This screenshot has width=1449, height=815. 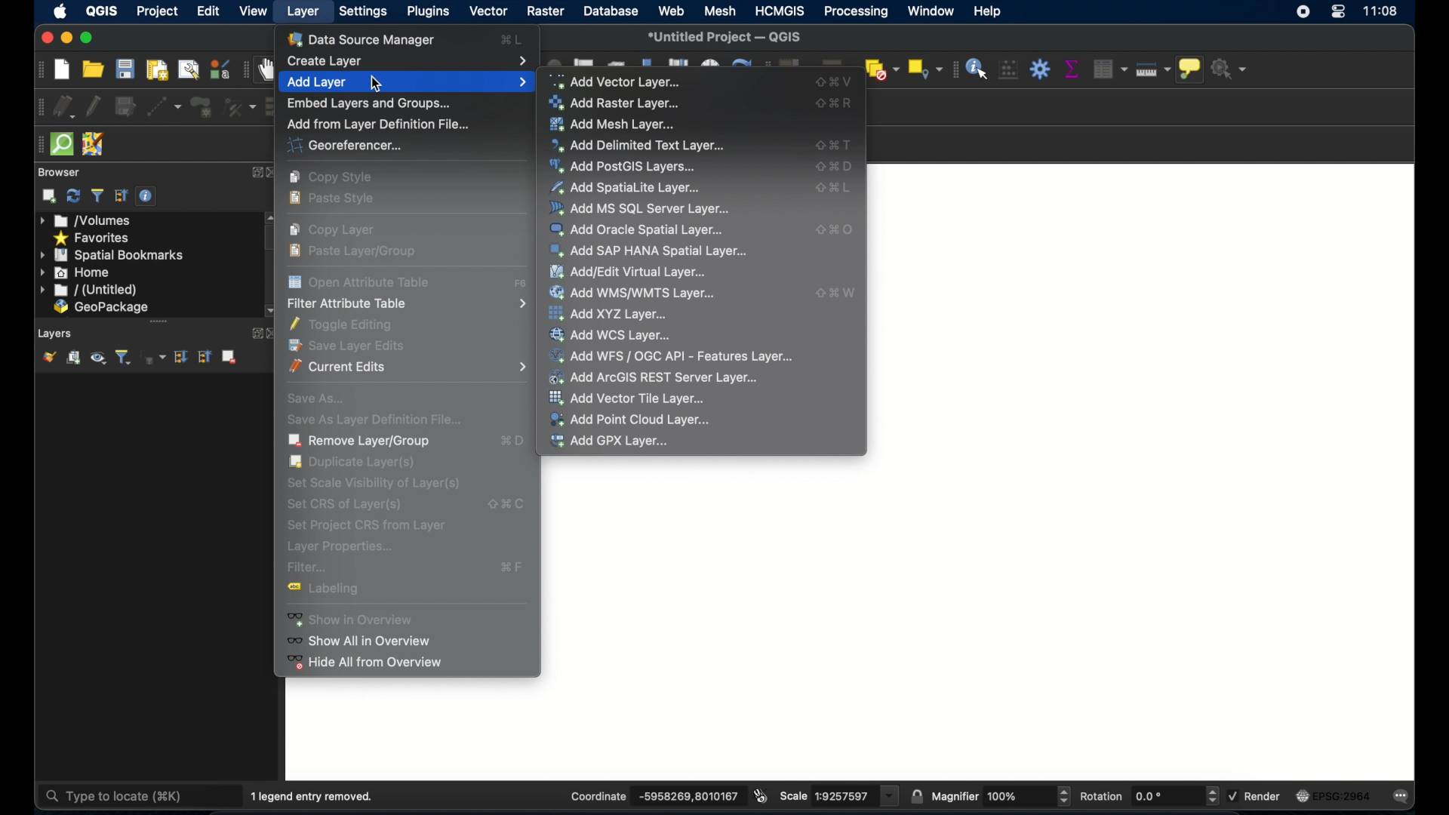 What do you see at coordinates (365, 641) in the screenshot?
I see `show all in overview` at bounding box center [365, 641].